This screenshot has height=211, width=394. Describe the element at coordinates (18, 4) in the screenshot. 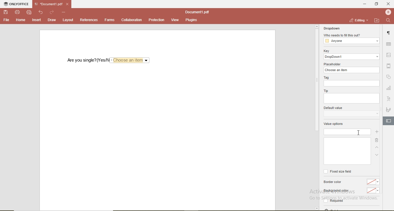

I see `onlyoffice` at that location.